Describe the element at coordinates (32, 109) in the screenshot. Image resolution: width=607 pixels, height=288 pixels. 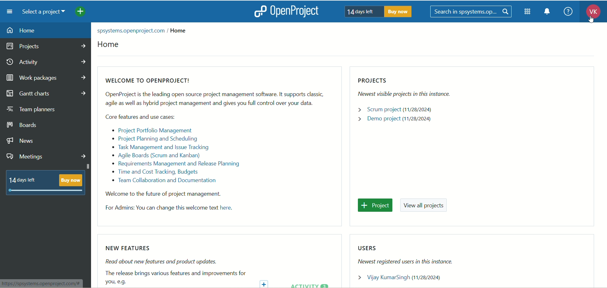
I see `team planners` at that location.